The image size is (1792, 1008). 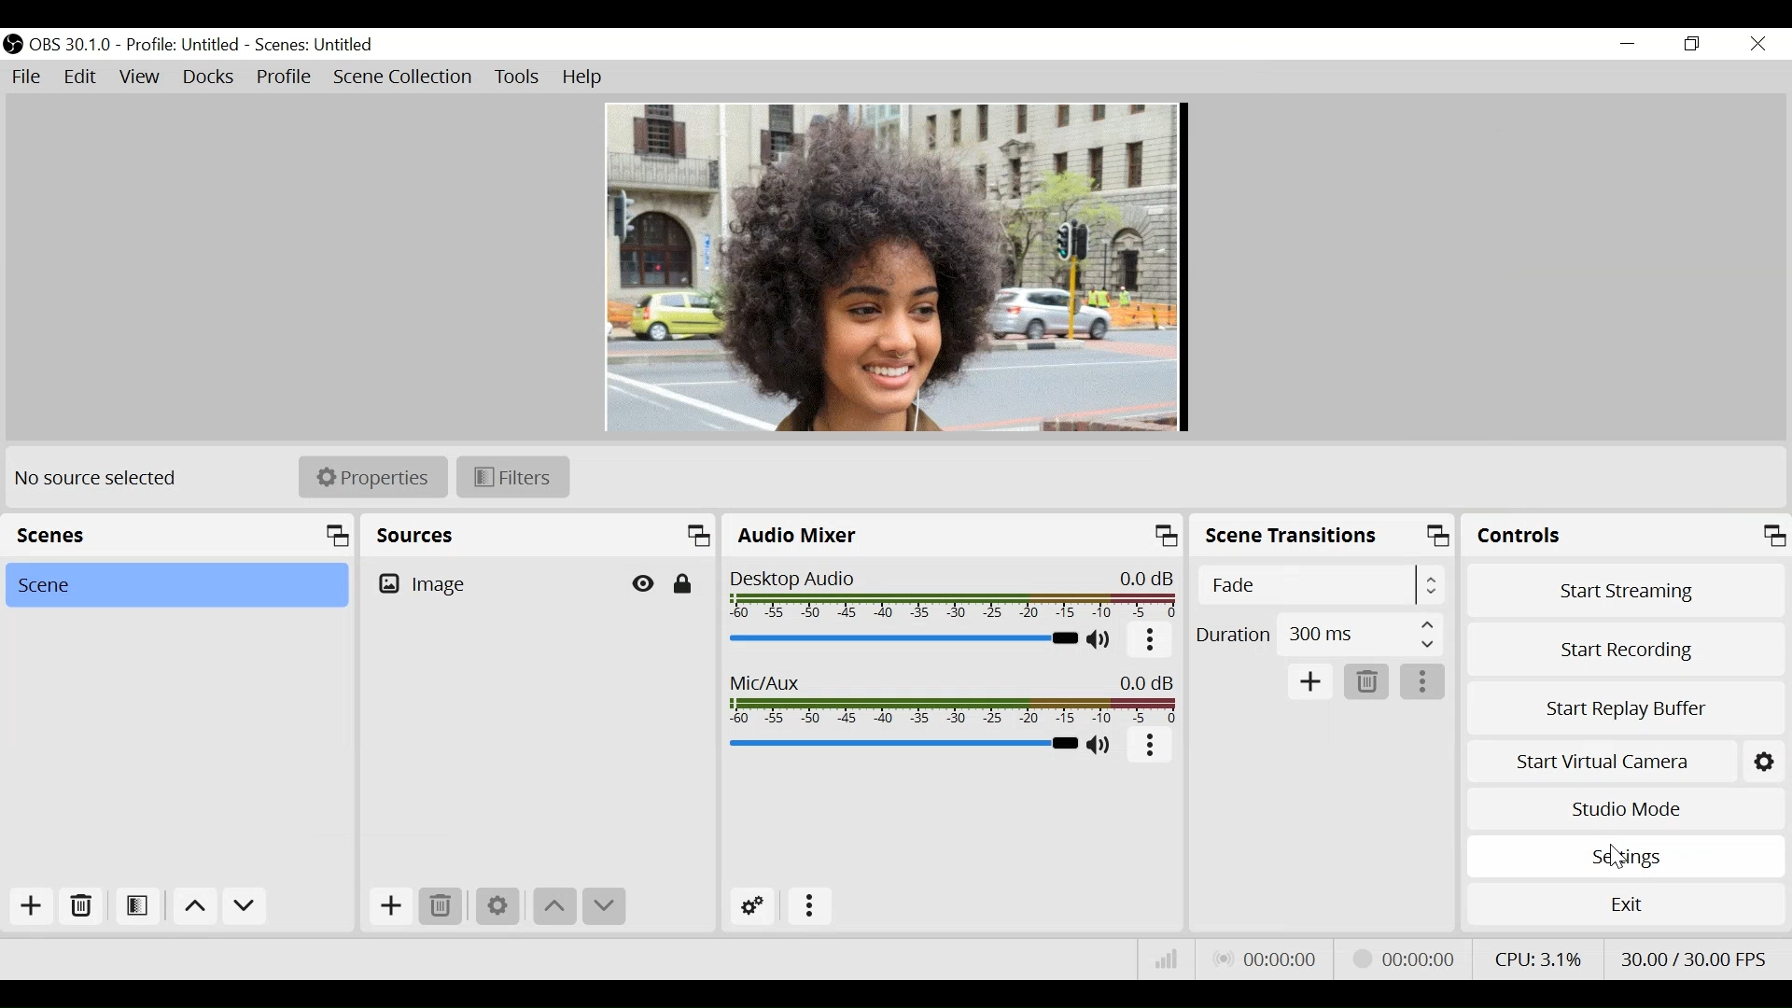 What do you see at coordinates (1286, 536) in the screenshot?
I see `Scene Transitions` at bounding box center [1286, 536].